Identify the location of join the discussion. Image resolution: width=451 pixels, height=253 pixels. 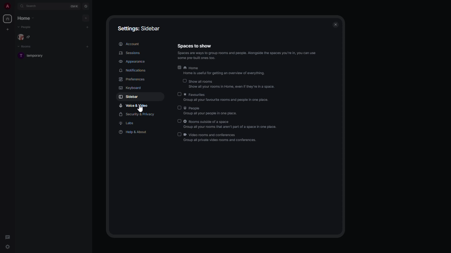
(272, 136).